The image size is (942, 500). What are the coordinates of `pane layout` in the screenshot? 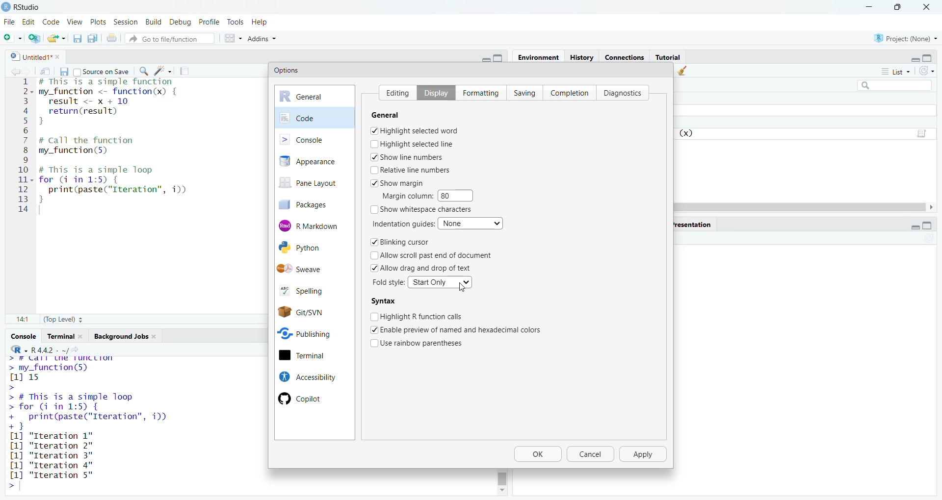 It's located at (311, 184).